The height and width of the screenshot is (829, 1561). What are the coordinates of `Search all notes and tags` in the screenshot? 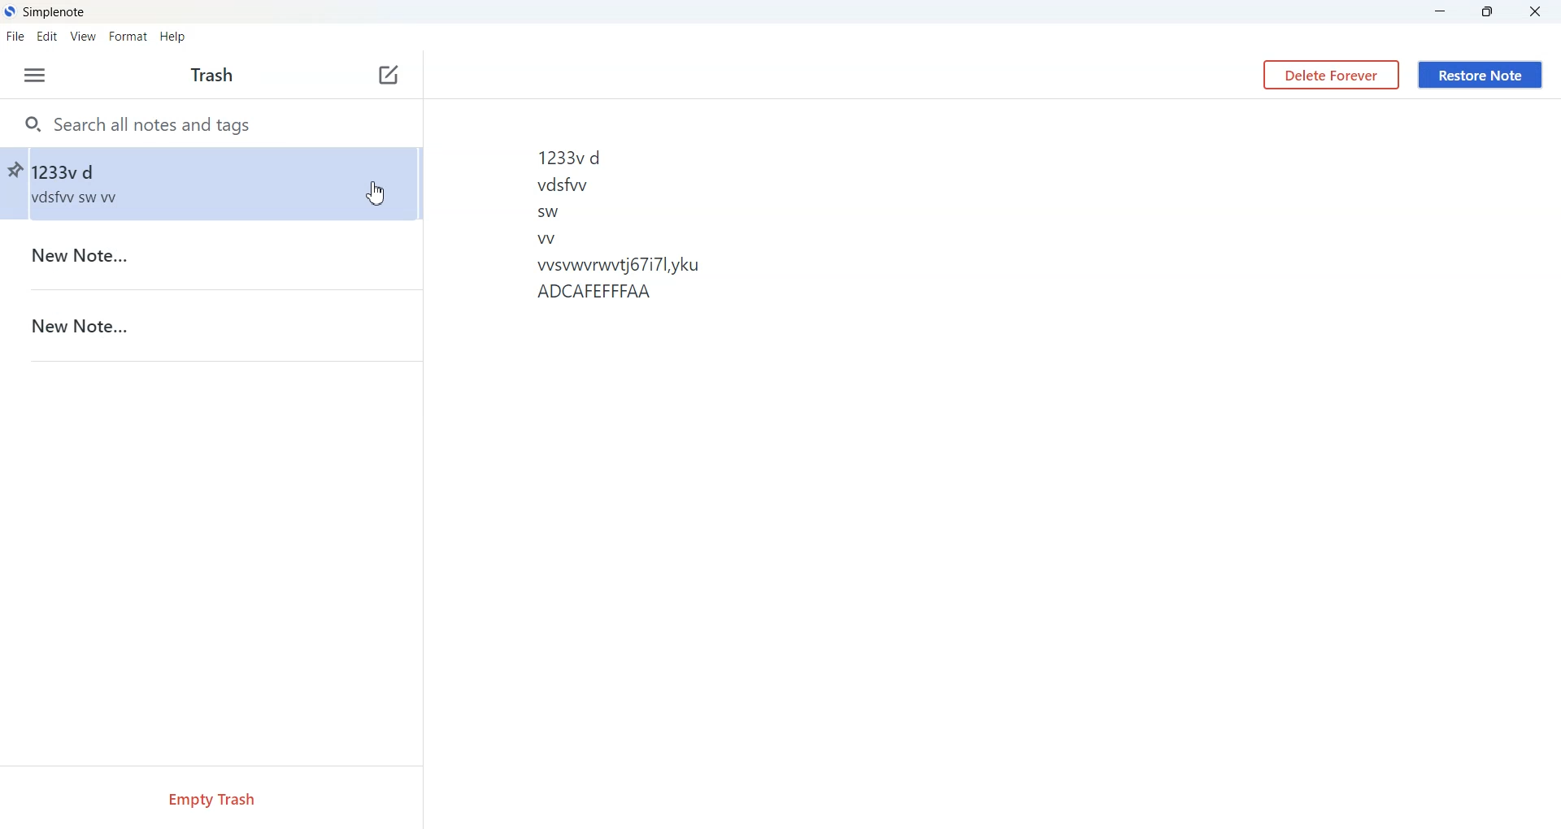 It's located at (211, 123).